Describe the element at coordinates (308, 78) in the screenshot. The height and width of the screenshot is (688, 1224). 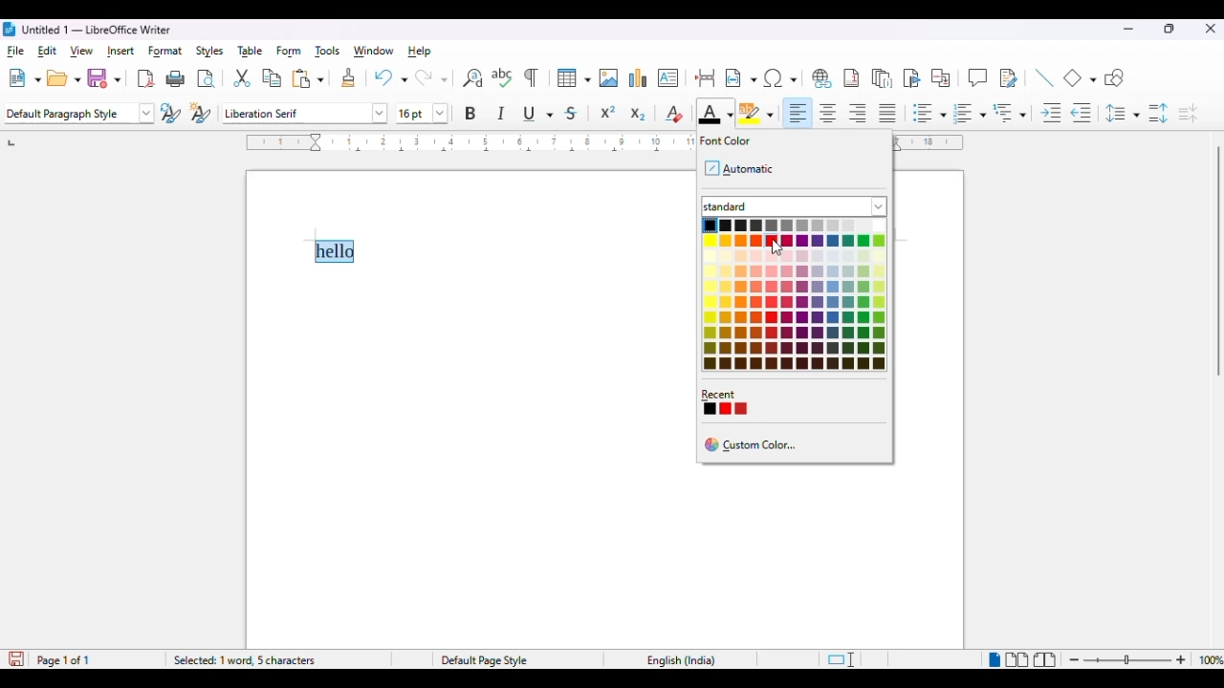
I see `paste` at that location.